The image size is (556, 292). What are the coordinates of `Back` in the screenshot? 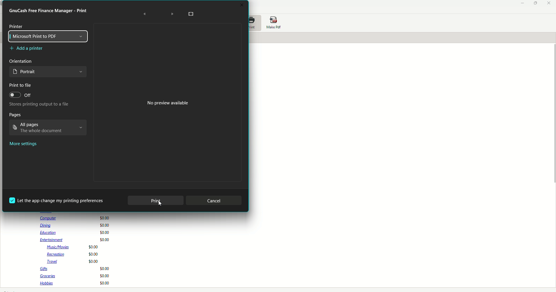 It's located at (145, 14).